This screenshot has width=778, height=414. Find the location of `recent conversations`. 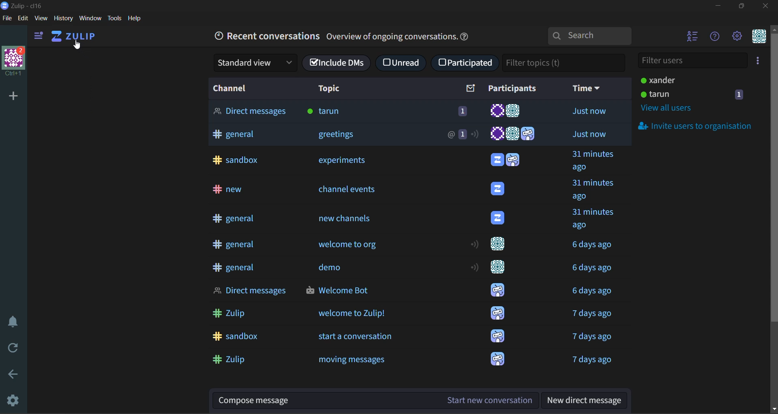

recent conversations is located at coordinates (265, 37).